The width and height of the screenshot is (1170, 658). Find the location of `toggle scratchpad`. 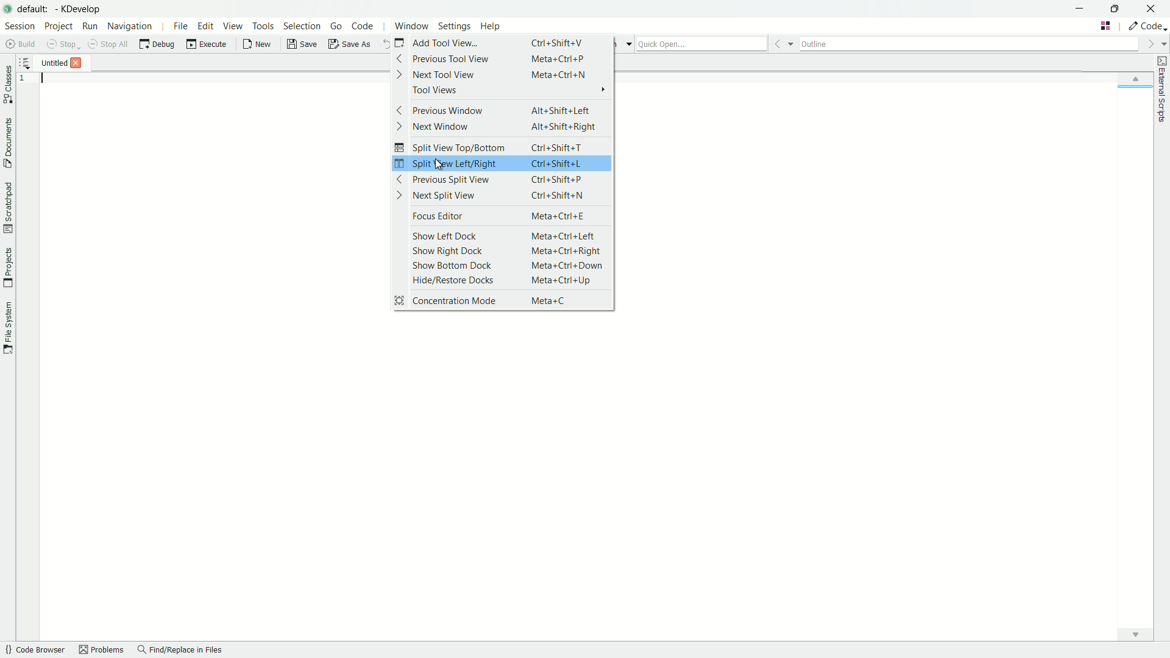

toggle scratchpad is located at coordinates (8, 208).